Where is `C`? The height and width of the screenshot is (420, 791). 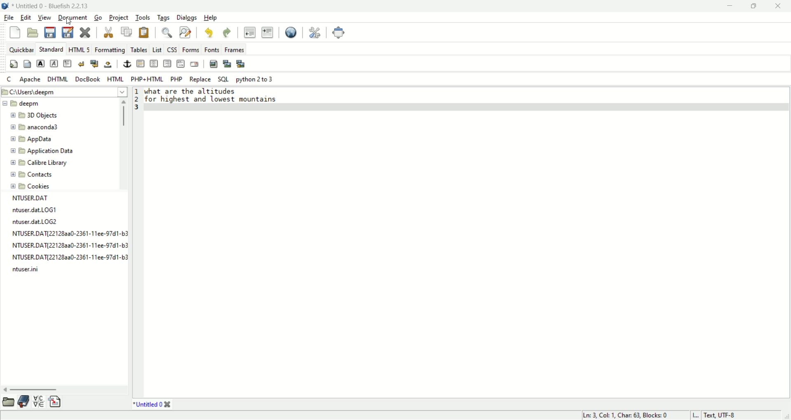
C is located at coordinates (10, 79).